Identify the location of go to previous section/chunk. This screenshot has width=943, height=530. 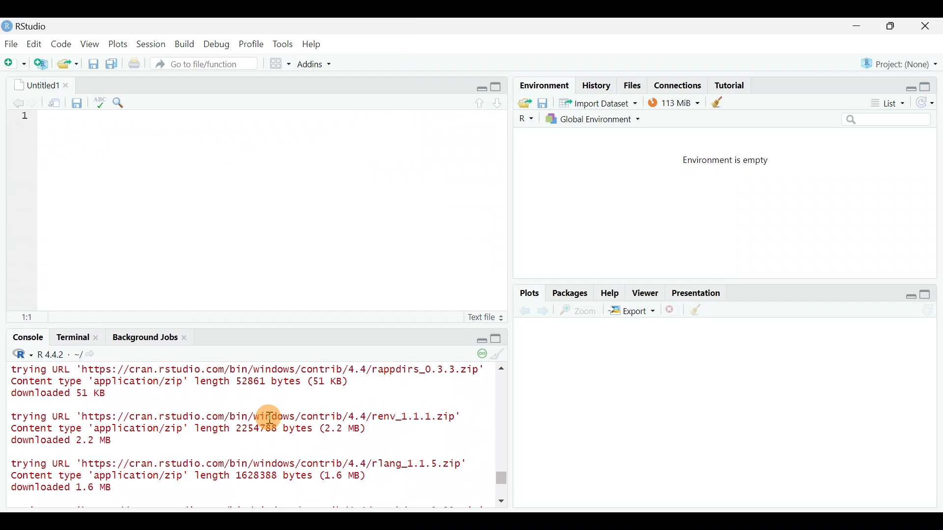
(480, 101).